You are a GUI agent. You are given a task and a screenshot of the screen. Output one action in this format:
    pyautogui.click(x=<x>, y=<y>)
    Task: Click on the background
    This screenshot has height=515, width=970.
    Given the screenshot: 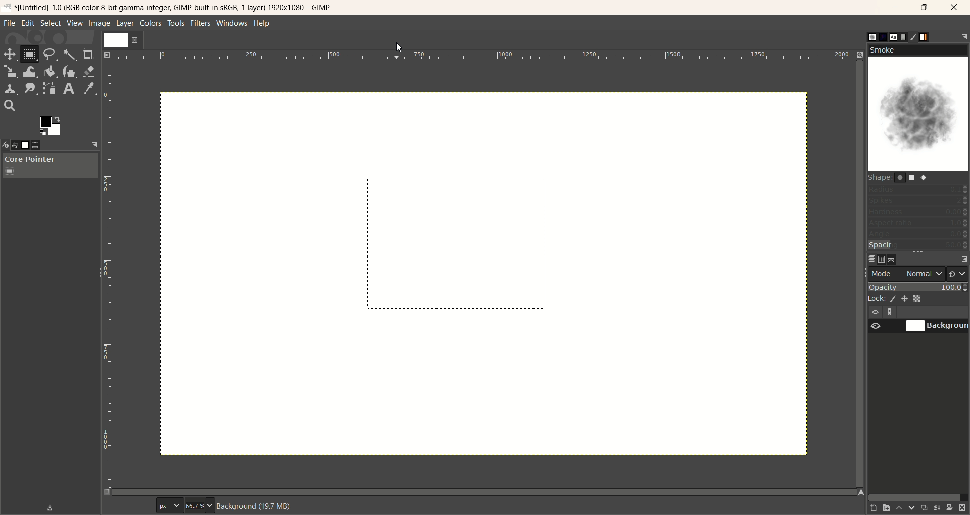 What is the action you would take?
    pyautogui.click(x=937, y=326)
    